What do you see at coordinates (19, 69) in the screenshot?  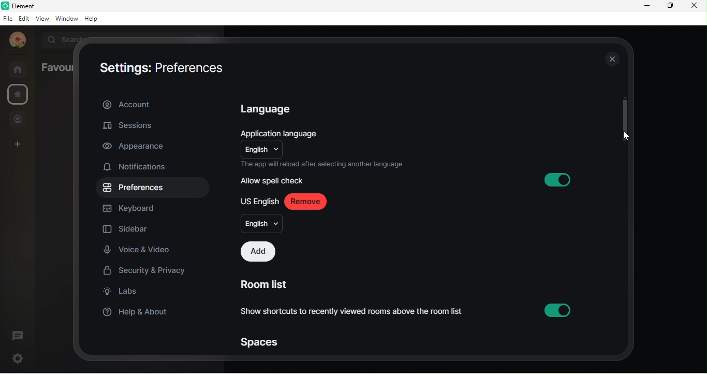 I see `home` at bounding box center [19, 69].